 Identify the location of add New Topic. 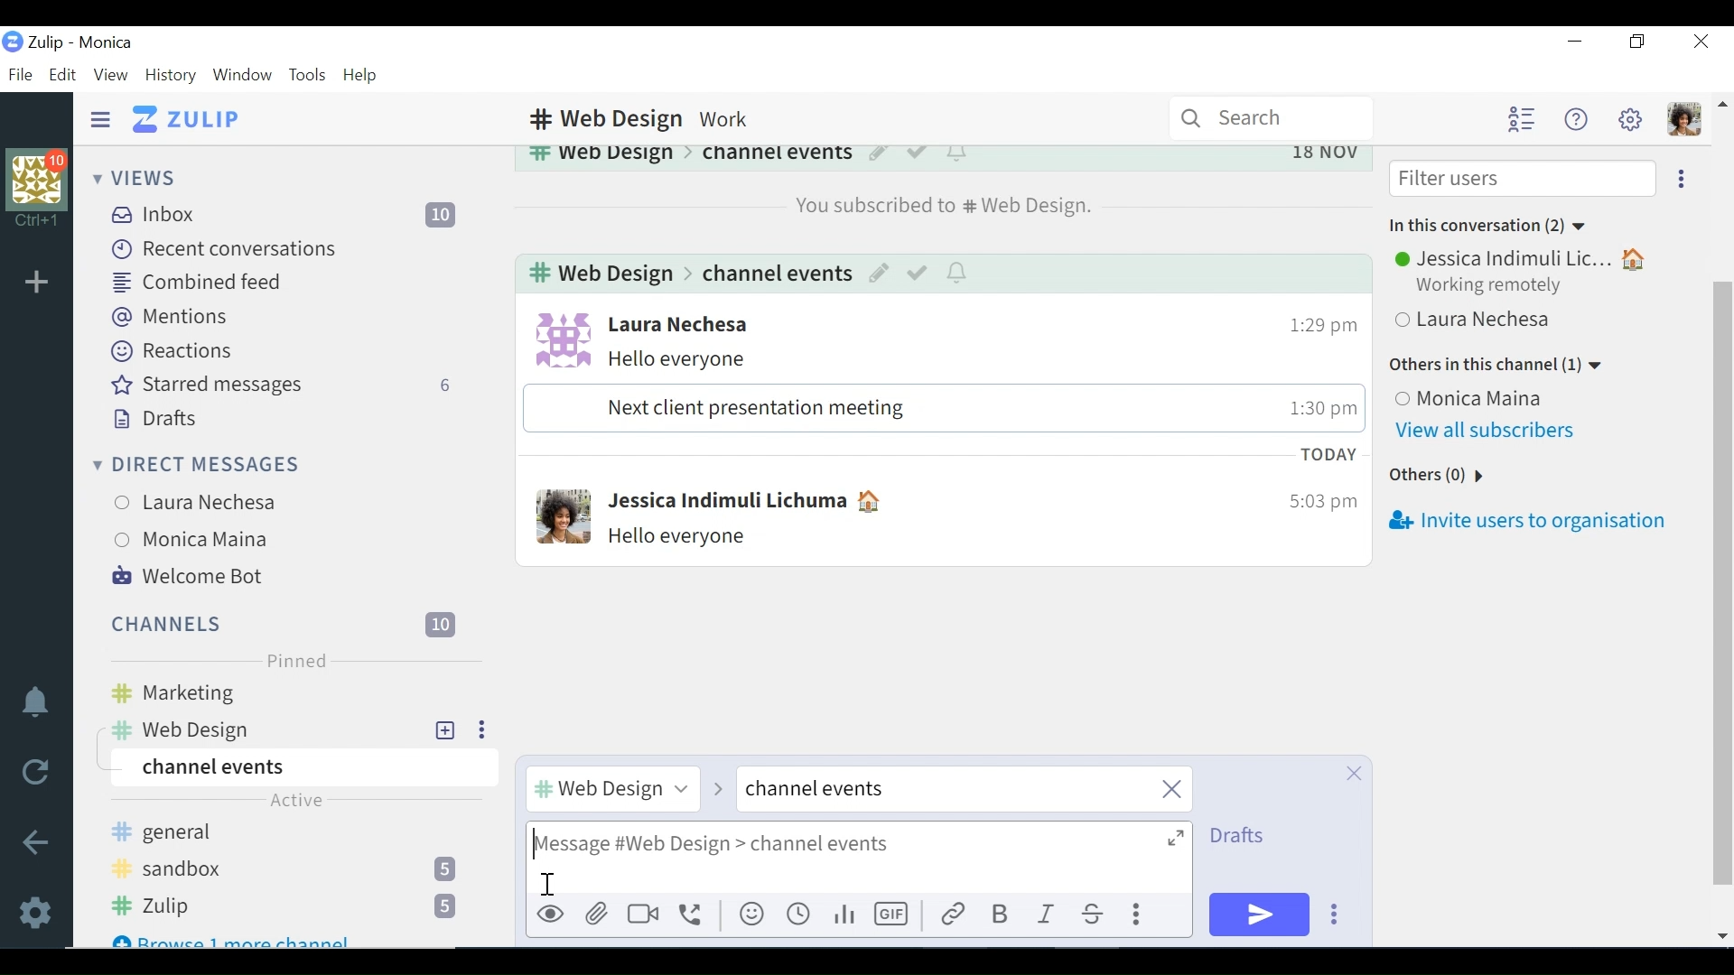
(446, 729).